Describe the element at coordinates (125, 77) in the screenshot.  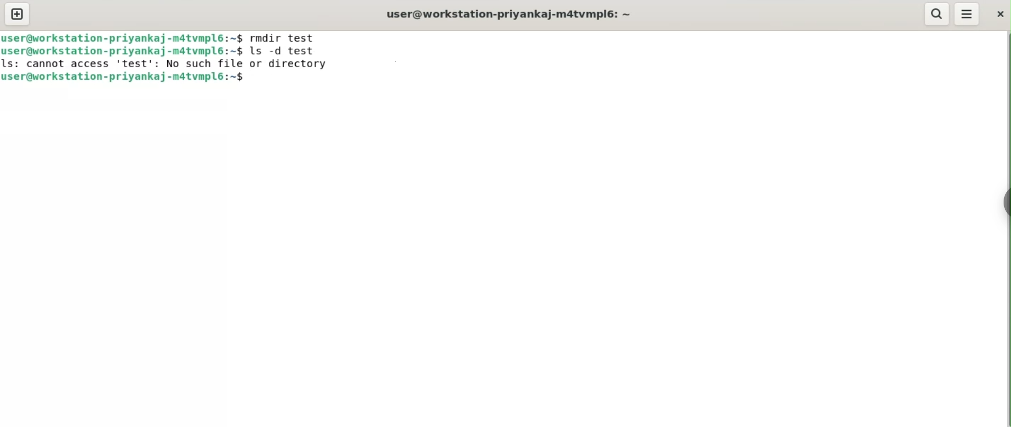
I see `user@workstation-priyankaj-m4tvmpl6: ~$` at that location.